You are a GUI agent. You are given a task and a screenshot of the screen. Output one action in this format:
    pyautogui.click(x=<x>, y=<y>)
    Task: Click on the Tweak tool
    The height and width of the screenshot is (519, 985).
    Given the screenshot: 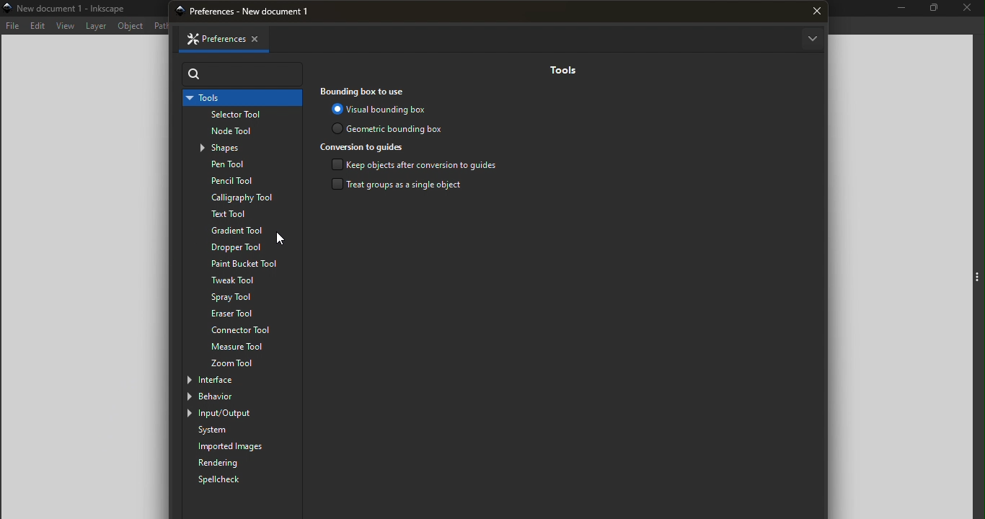 What is the action you would take?
    pyautogui.click(x=239, y=281)
    